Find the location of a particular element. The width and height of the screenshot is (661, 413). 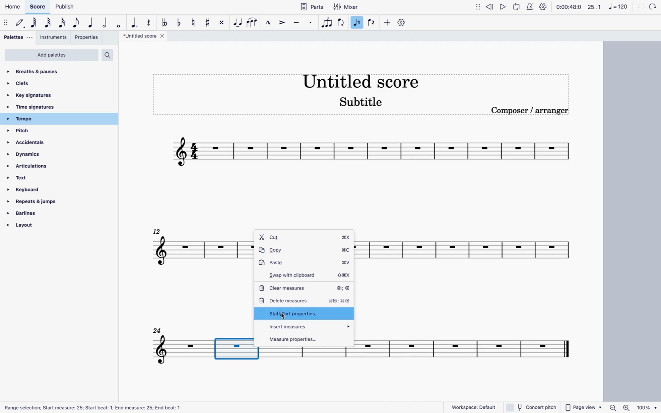

half note is located at coordinates (105, 23).